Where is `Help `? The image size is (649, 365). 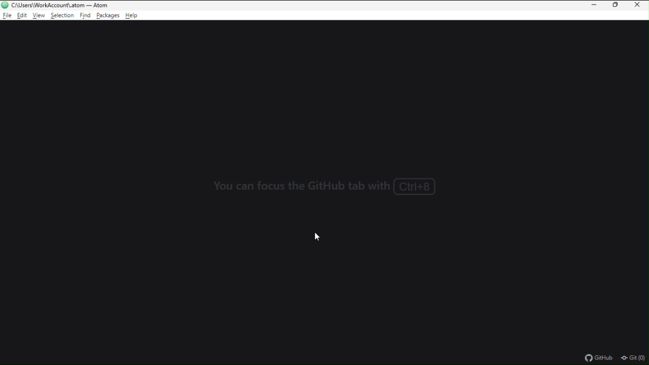 Help  is located at coordinates (136, 15).